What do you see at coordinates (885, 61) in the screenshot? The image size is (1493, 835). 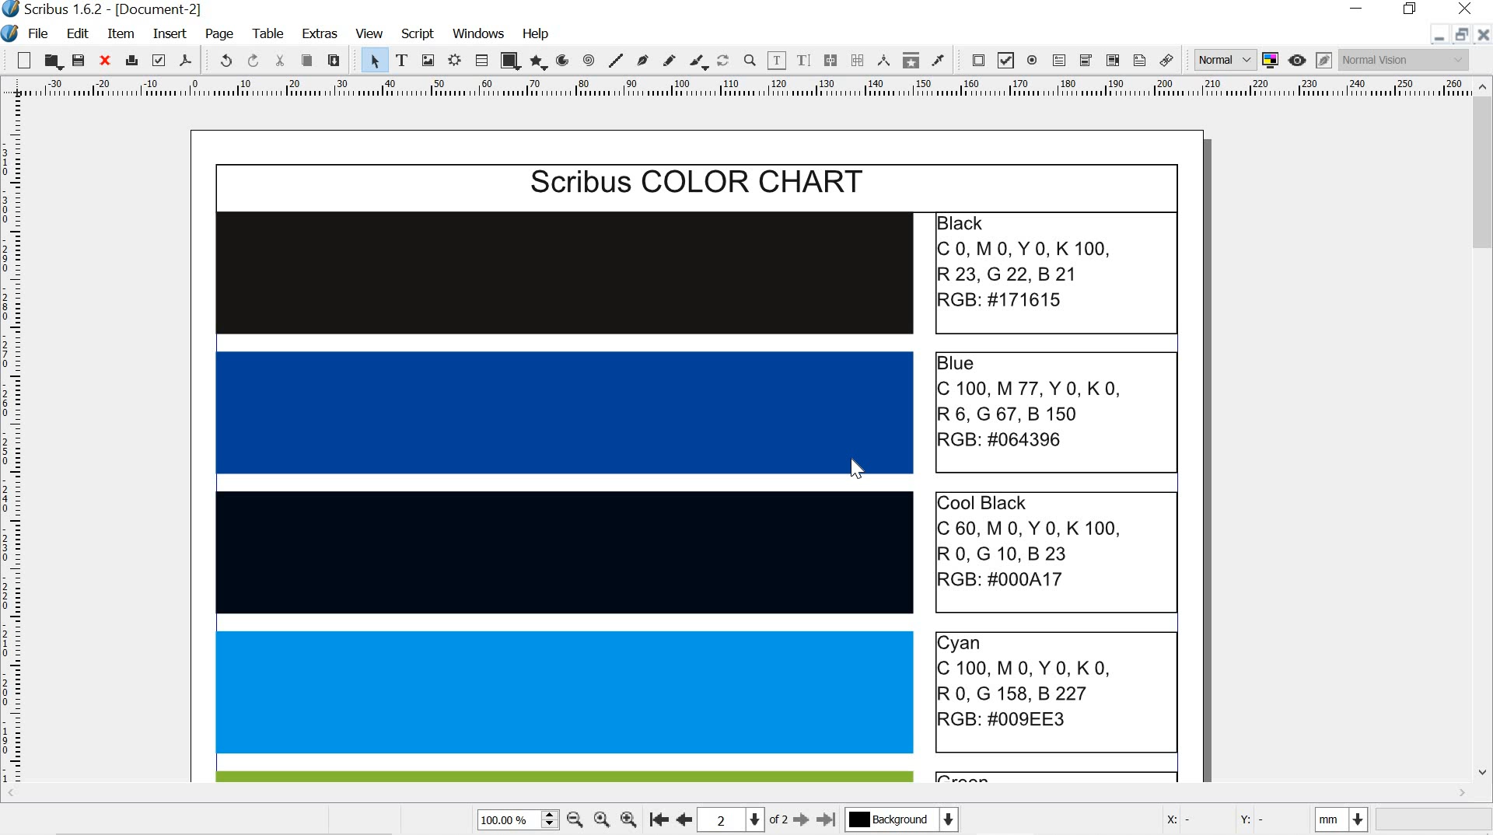 I see `measurements` at bounding box center [885, 61].